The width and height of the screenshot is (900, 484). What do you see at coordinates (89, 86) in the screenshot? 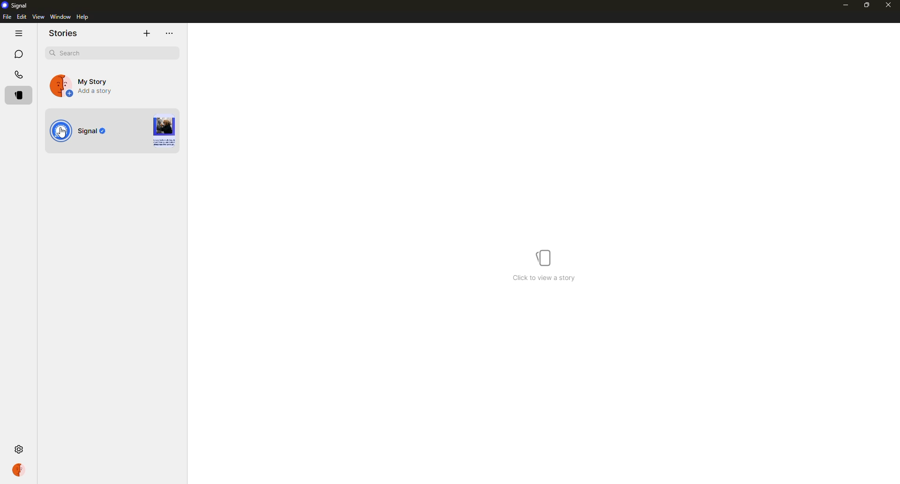
I see `add a story` at bounding box center [89, 86].